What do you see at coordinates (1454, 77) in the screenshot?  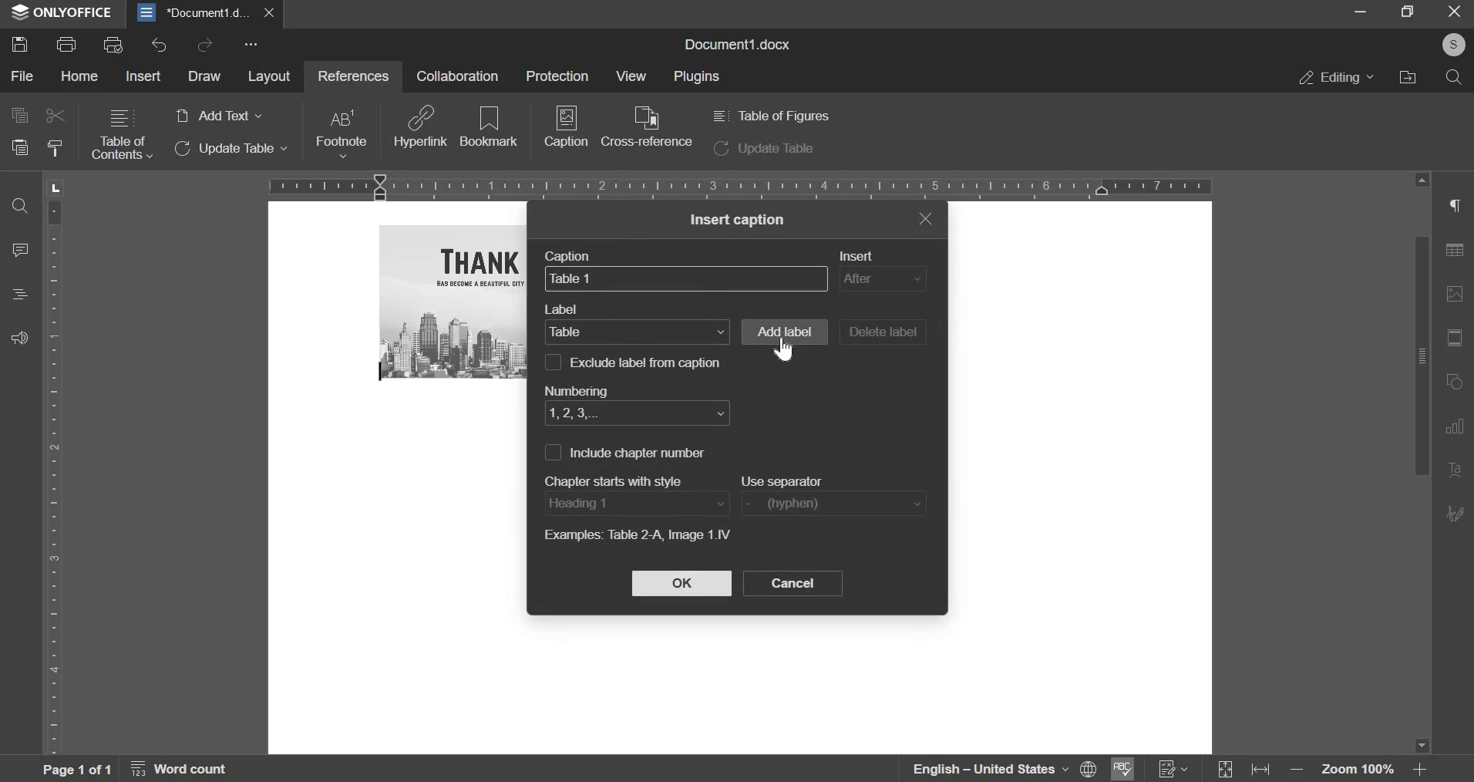 I see `search` at bounding box center [1454, 77].